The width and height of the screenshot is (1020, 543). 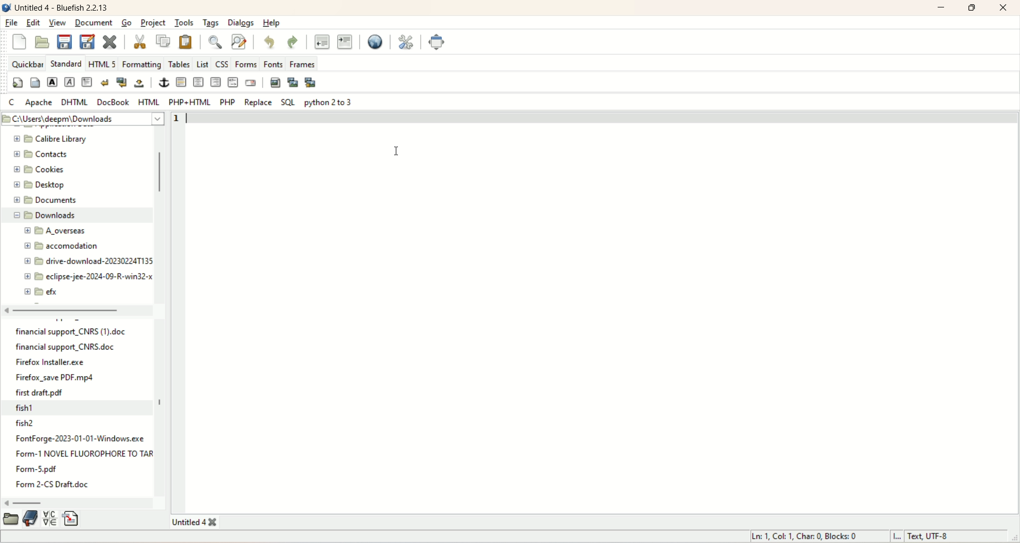 I want to click on body, so click(x=36, y=82).